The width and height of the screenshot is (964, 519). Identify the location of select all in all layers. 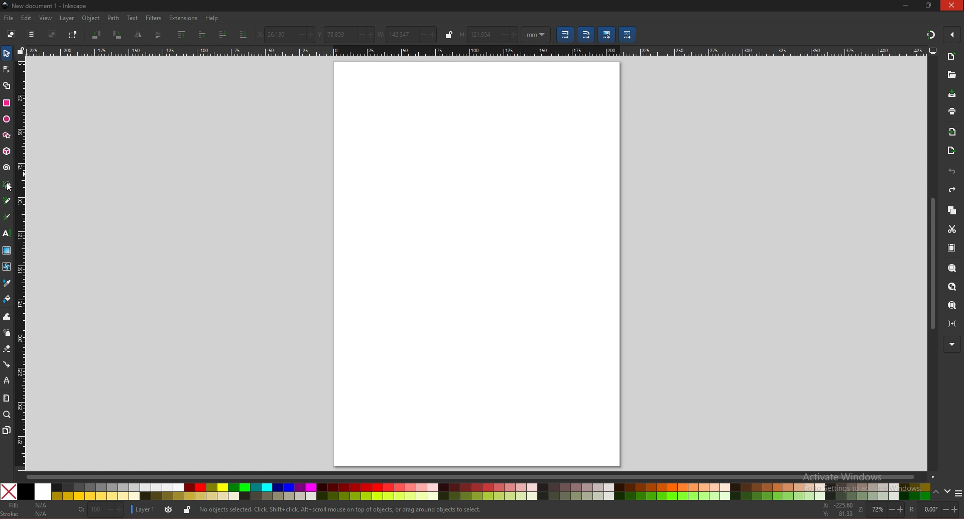
(32, 34).